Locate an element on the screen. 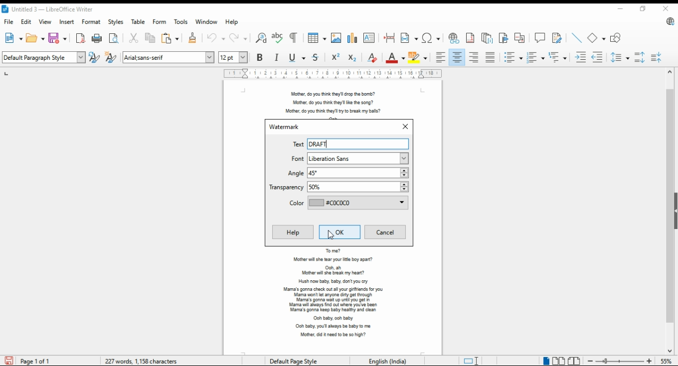  insert cross-reference is located at coordinates (520, 38).